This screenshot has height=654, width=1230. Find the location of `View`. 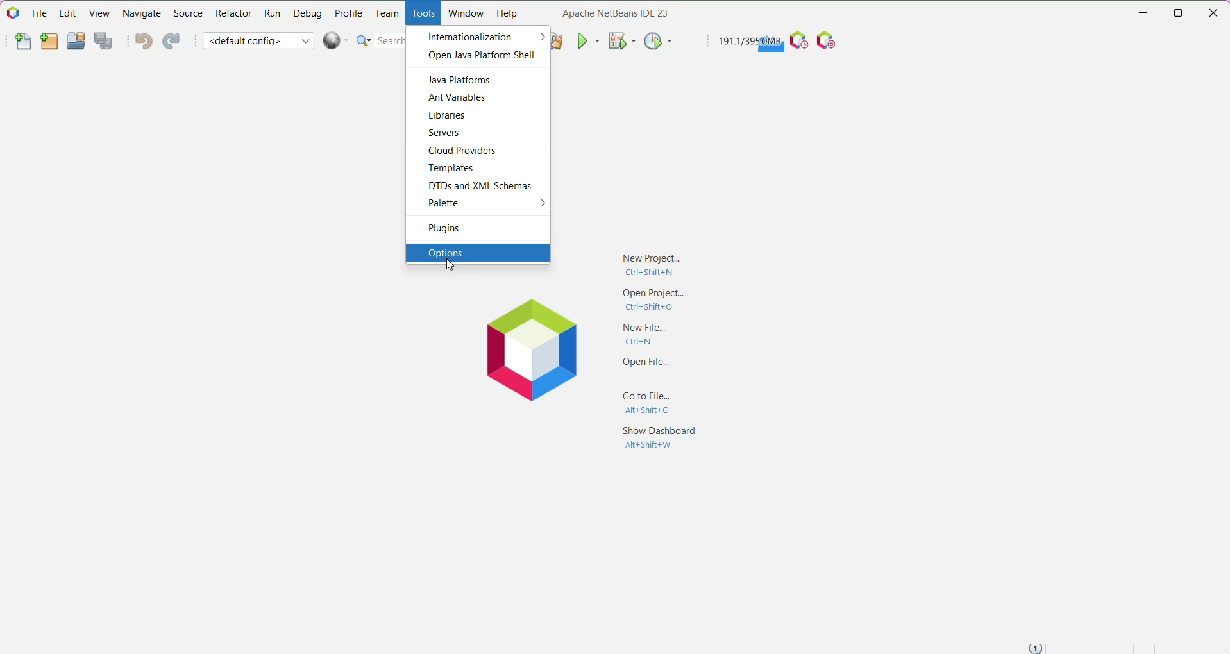

View is located at coordinates (99, 14).